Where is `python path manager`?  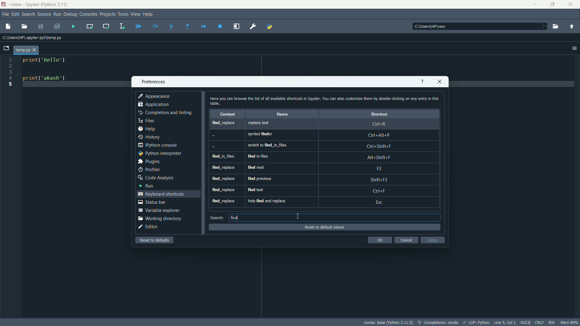
python path manager is located at coordinates (269, 27).